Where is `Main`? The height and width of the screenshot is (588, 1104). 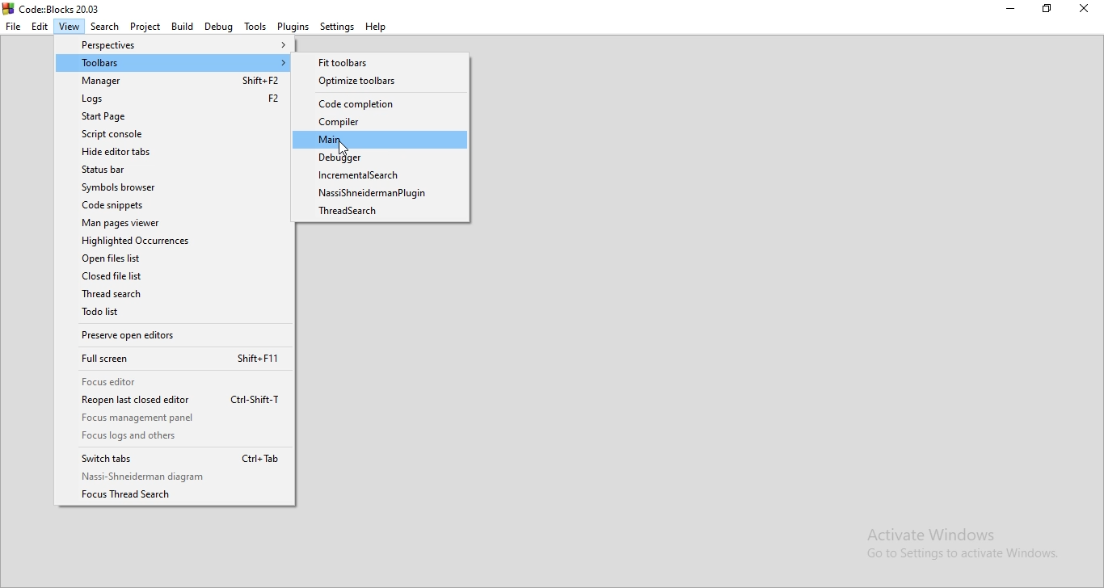 Main is located at coordinates (380, 139).